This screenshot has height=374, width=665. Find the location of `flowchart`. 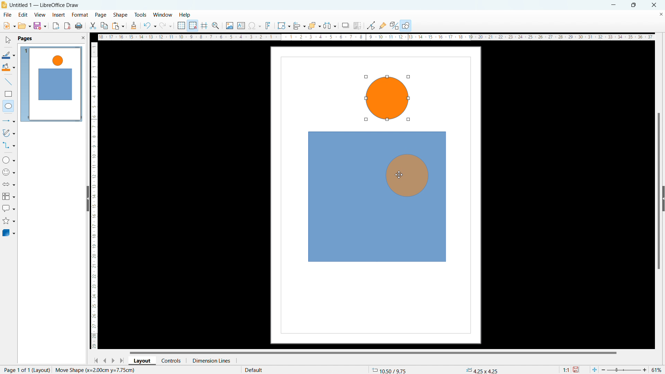

flowchart is located at coordinates (9, 196).